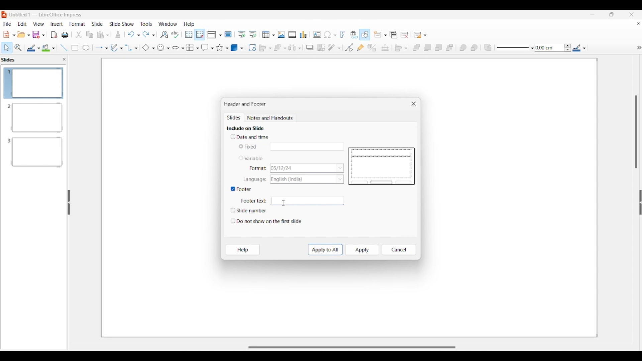 The height and width of the screenshot is (361, 642). Describe the element at coordinates (131, 48) in the screenshot. I see `Connector options` at that location.